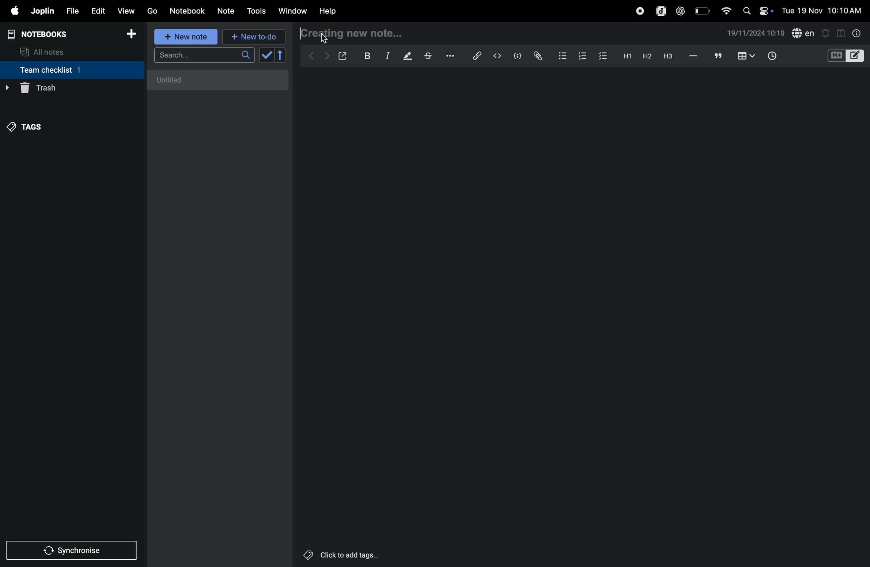  Describe the element at coordinates (701, 11) in the screenshot. I see `battery` at that location.